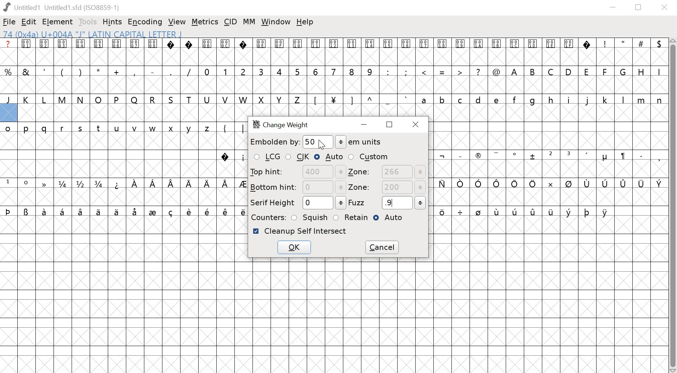 The height and width of the screenshot is (373, 677). Describe the element at coordinates (300, 231) in the screenshot. I see `CLEANUP self intersect` at that location.